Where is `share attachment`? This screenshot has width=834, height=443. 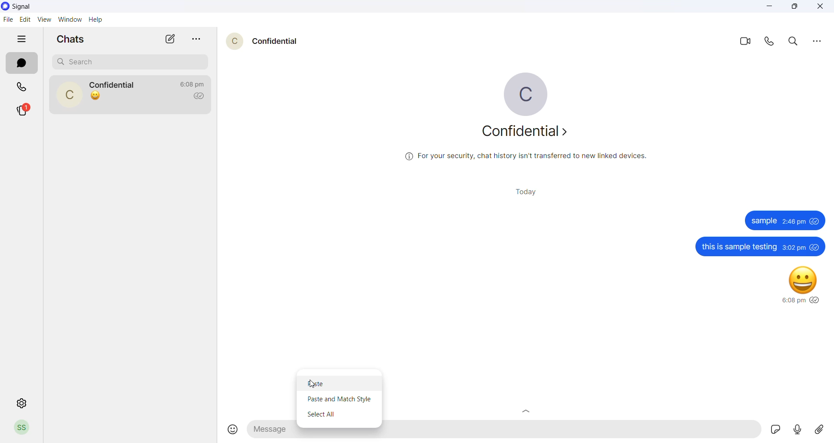
share attachment is located at coordinates (823, 430).